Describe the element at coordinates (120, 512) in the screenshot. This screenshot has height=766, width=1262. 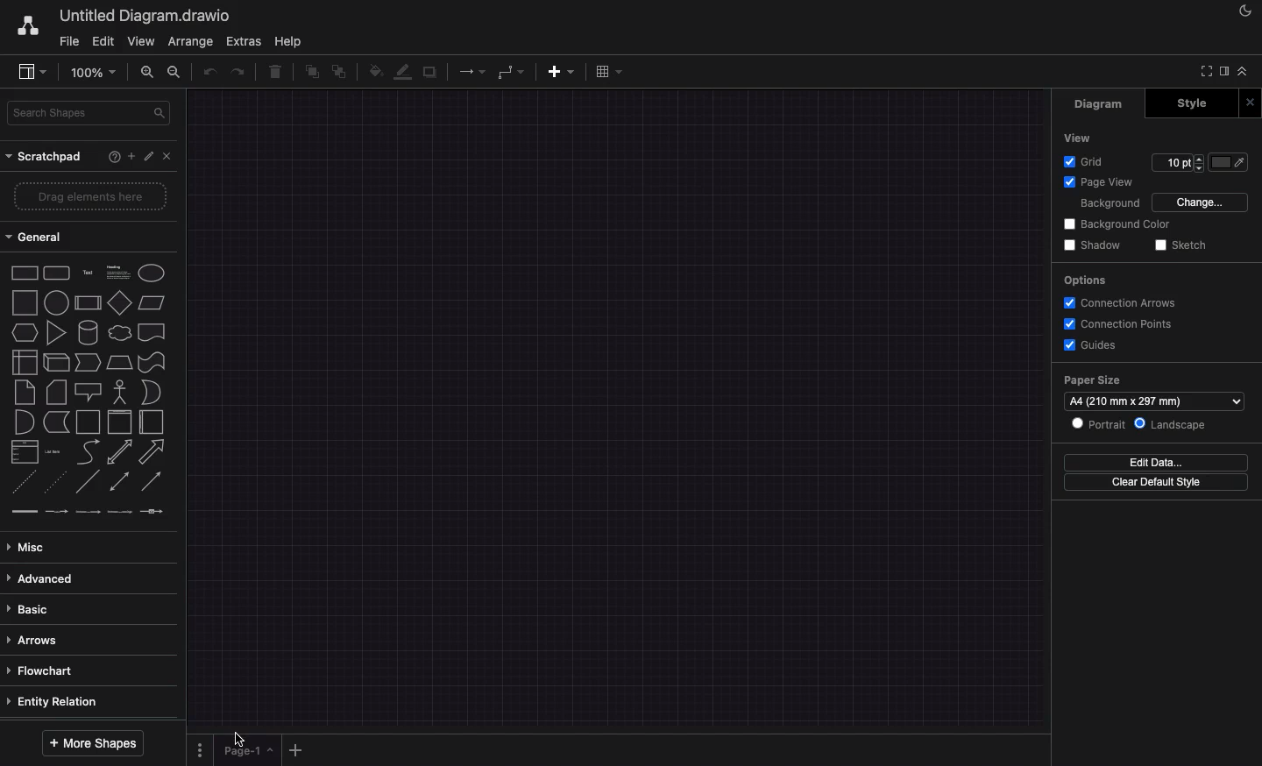
I see `connector with 3 labels` at that location.